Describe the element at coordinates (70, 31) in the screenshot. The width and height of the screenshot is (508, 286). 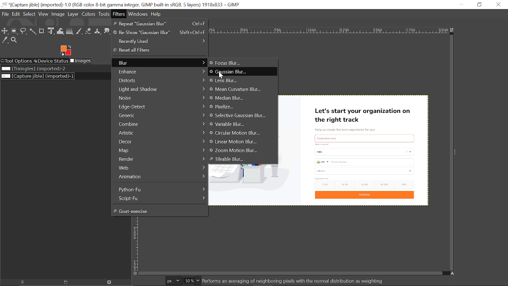
I see `Gradient tool` at that location.